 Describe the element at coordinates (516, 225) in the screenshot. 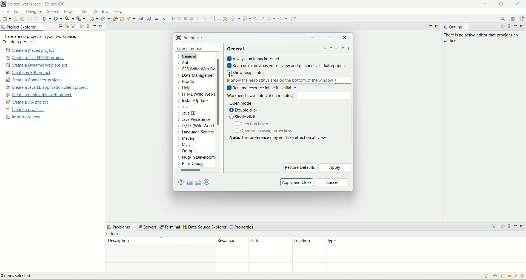

I see `minimize` at that location.